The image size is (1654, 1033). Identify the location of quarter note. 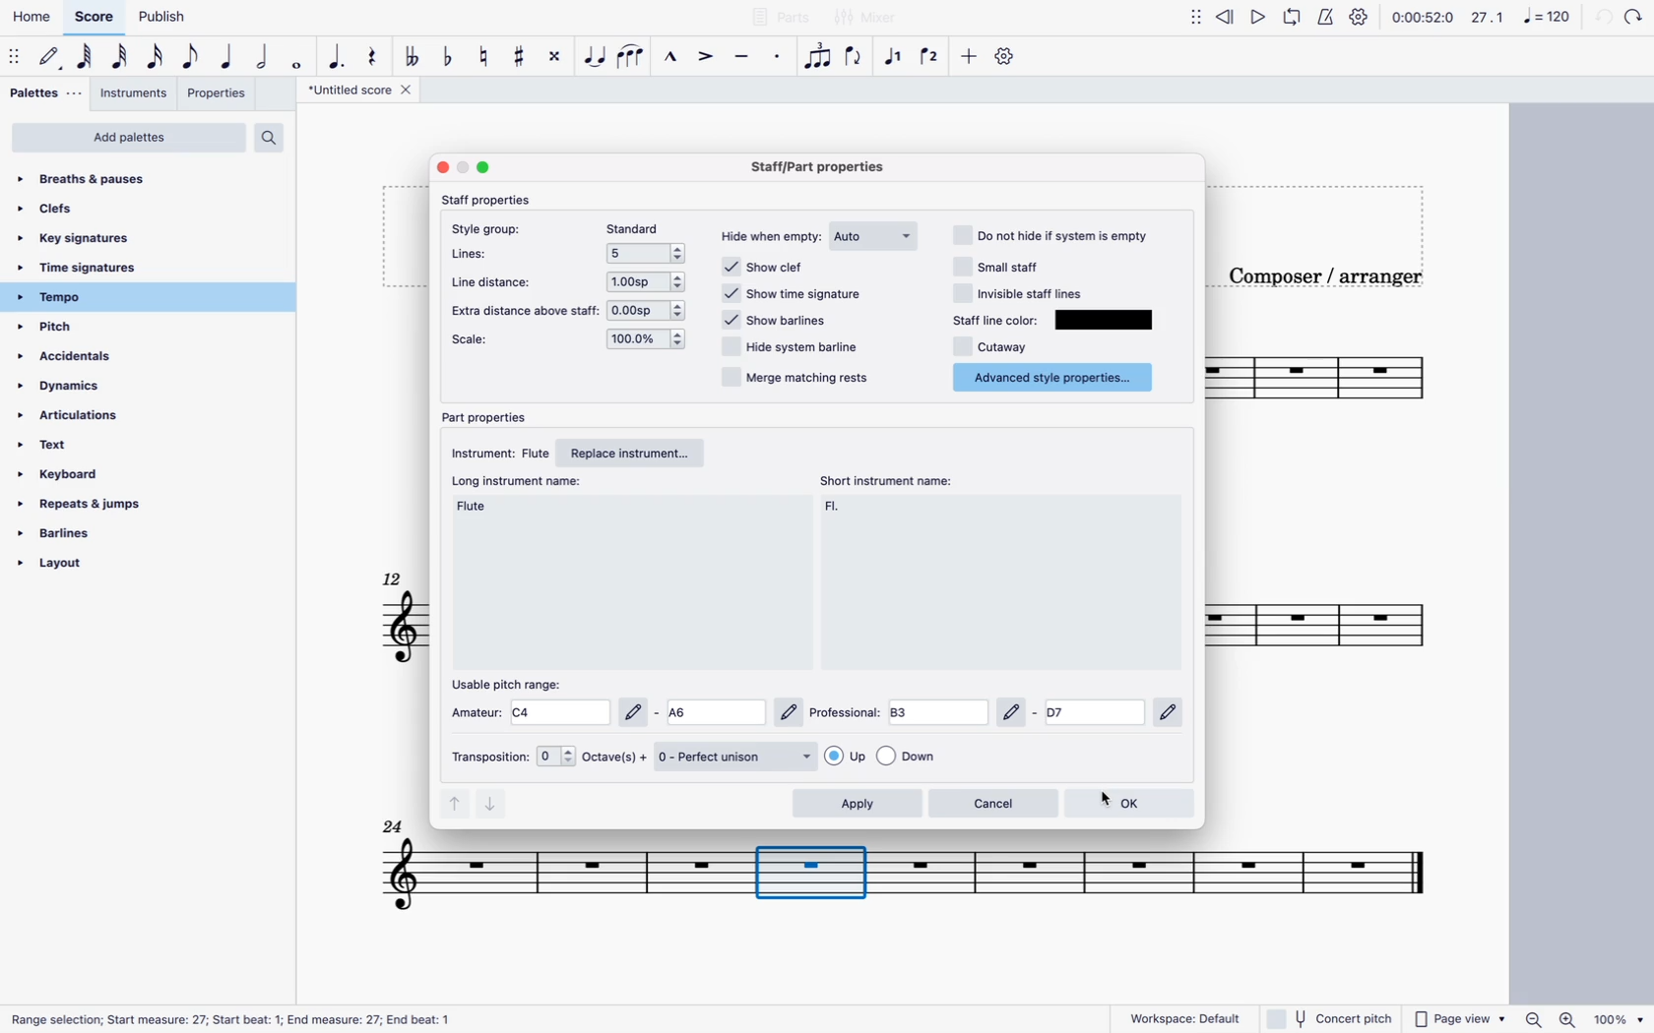
(228, 55).